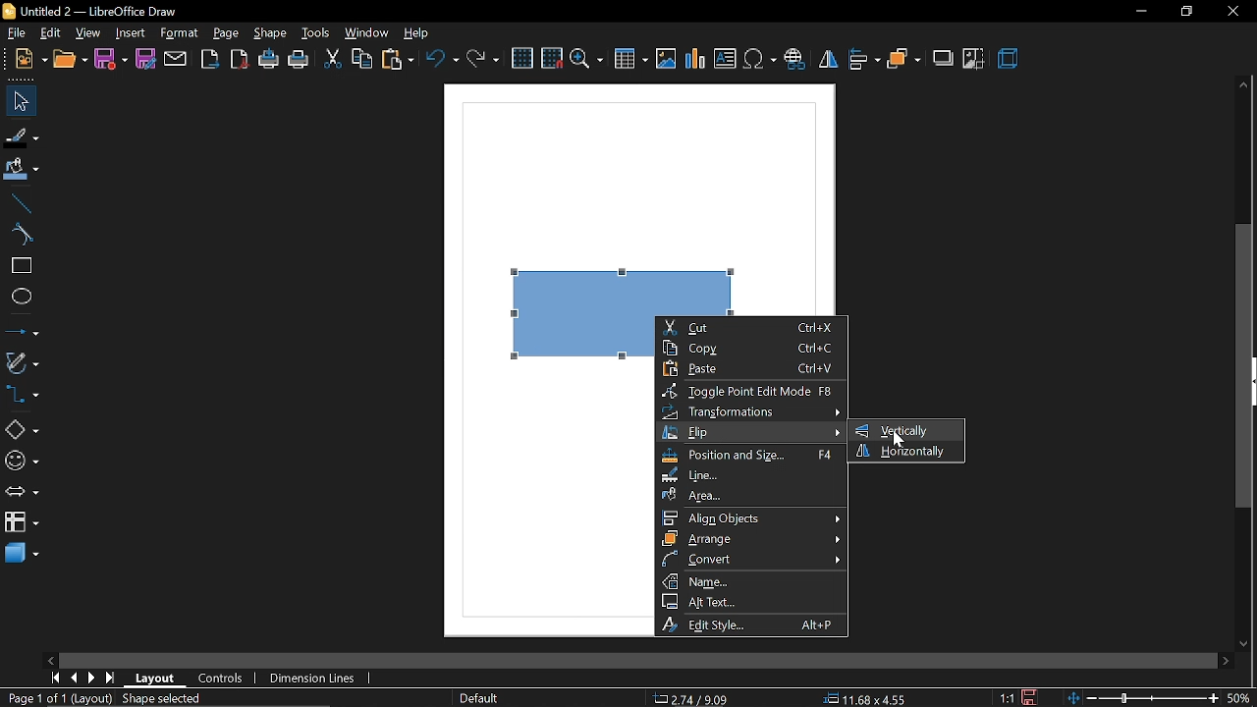  What do you see at coordinates (752, 327) in the screenshot?
I see `cut` at bounding box center [752, 327].